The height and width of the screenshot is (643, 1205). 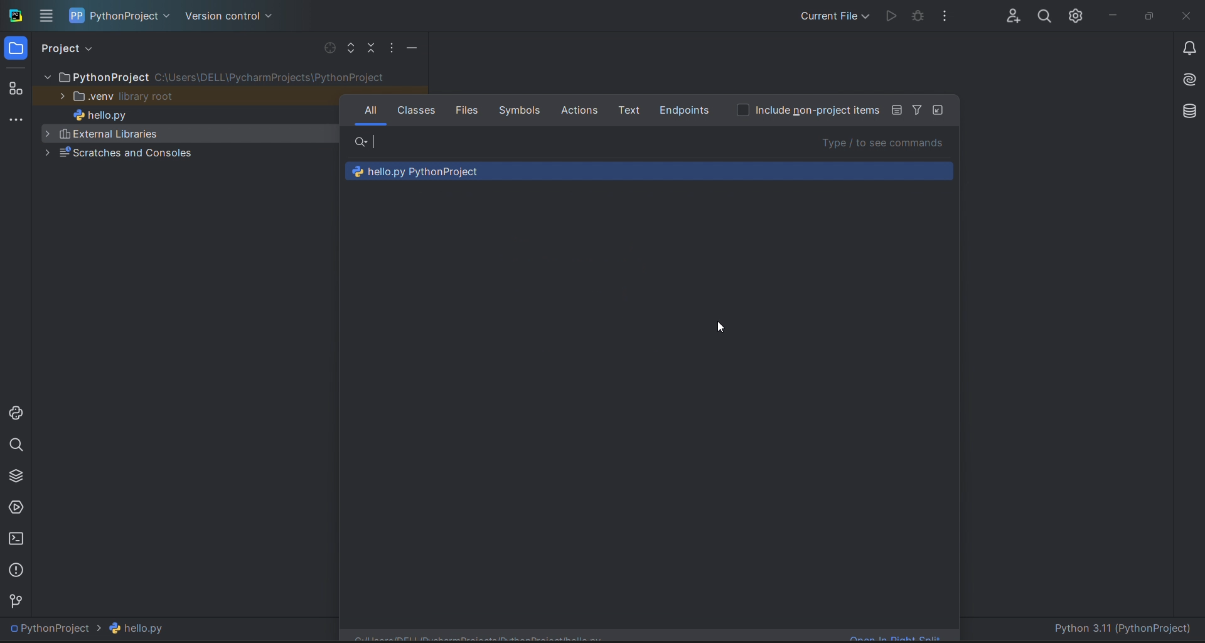 I want to click on services, so click(x=16, y=506).